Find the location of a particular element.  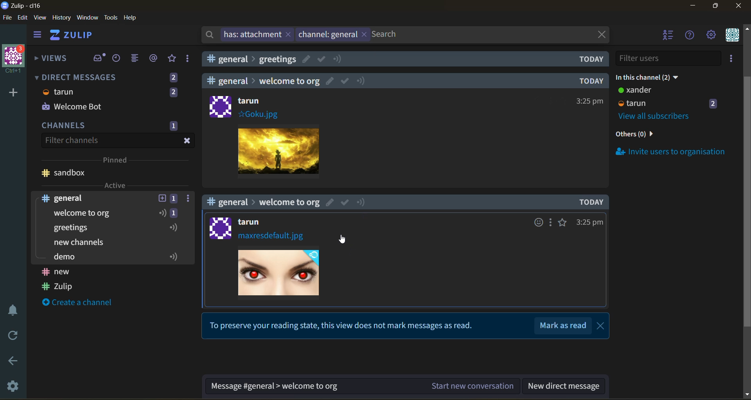

Image is located at coordinates (280, 273).